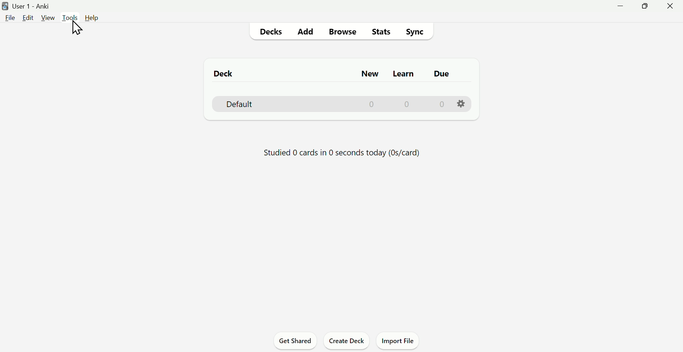 The height and width of the screenshot is (352, 683). What do you see at coordinates (9, 17) in the screenshot?
I see `File` at bounding box center [9, 17].